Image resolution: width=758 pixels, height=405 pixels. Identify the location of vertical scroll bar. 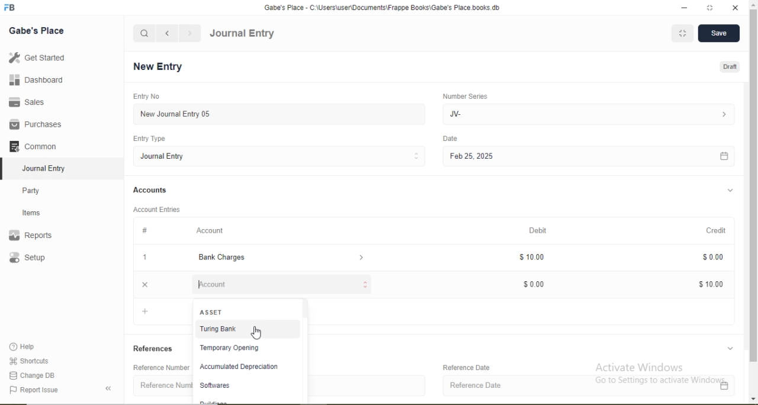
(753, 201).